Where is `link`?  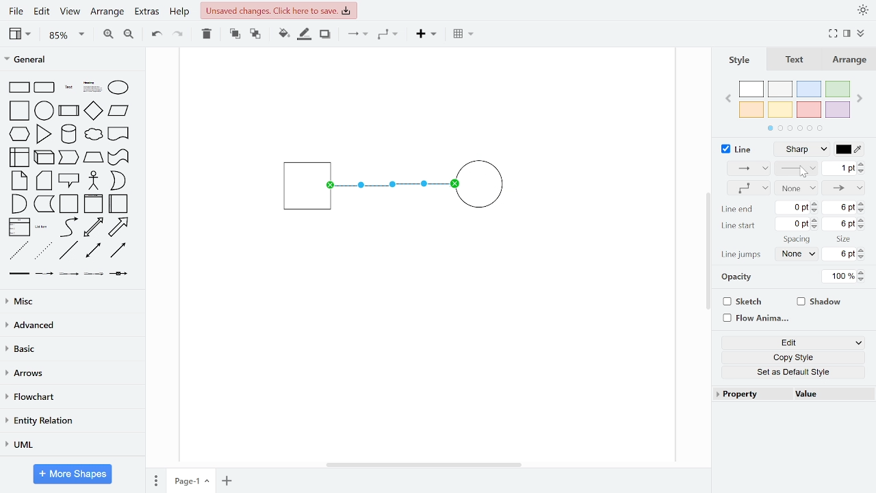
link is located at coordinates (18, 274).